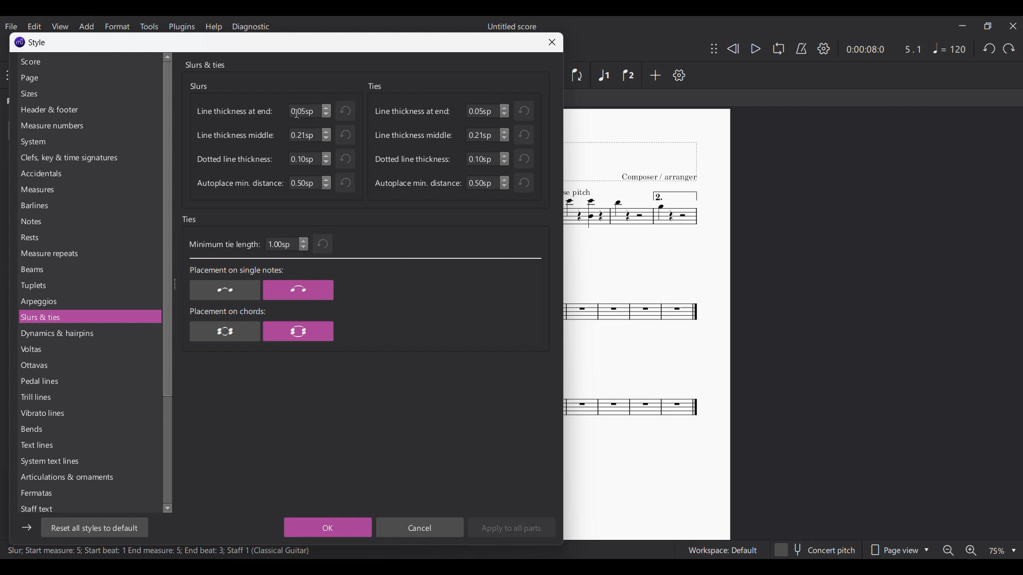  I want to click on Increase/Decrease Line thickness at end, so click(504, 111).